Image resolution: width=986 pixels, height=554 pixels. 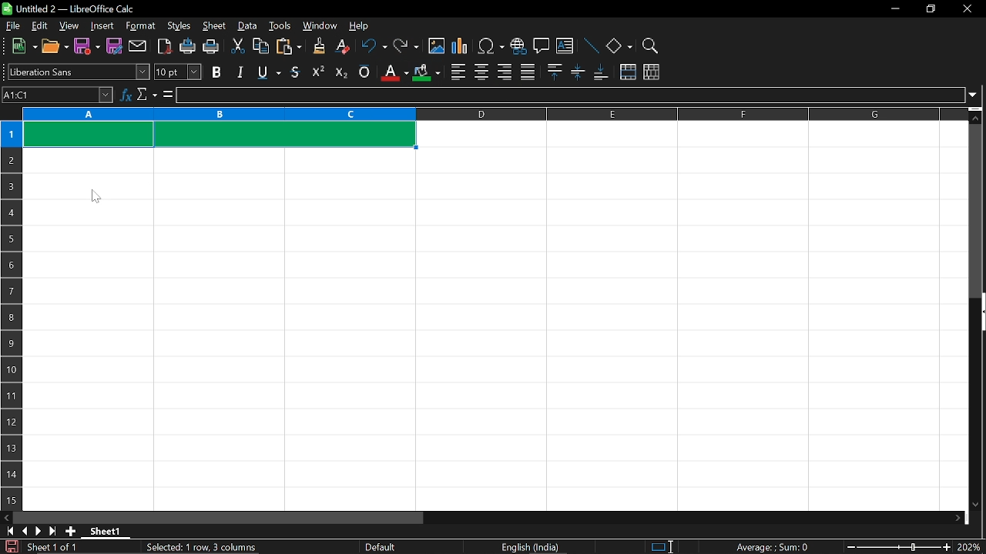 What do you see at coordinates (436, 47) in the screenshot?
I see `insert image` at bounding box center [436, 47].